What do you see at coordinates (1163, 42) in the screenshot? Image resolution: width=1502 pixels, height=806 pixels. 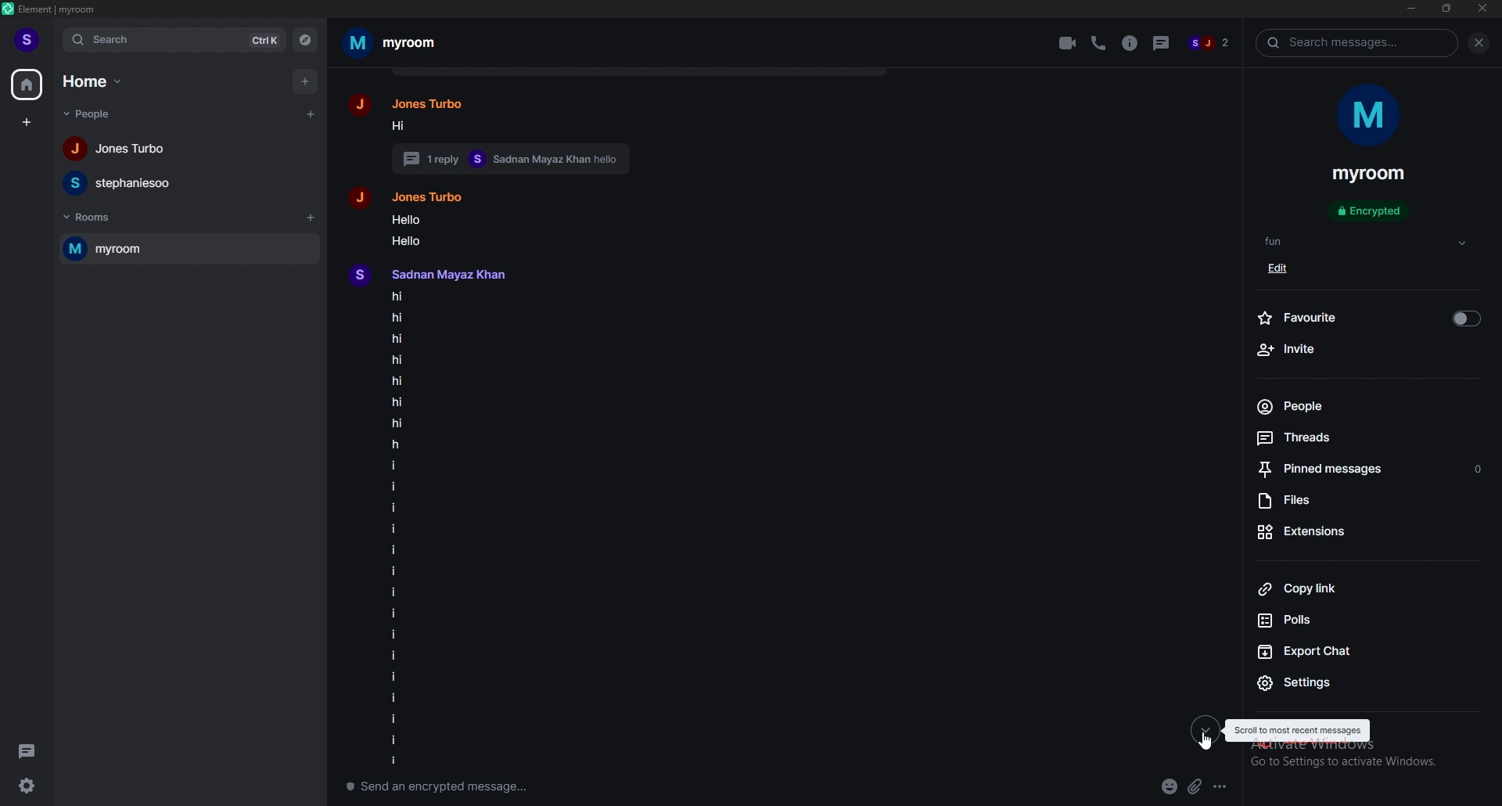 I see `threads` at bounding box center [1163, 42].